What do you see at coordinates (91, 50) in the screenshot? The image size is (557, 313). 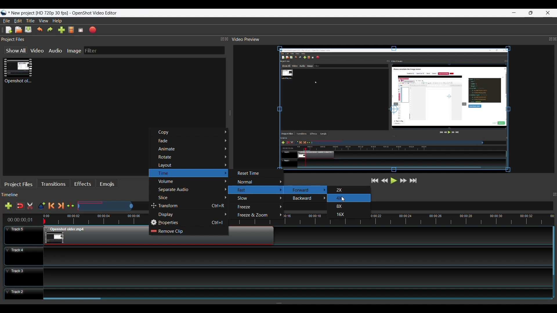 I see `Filter` at bounding box center [91, 50].